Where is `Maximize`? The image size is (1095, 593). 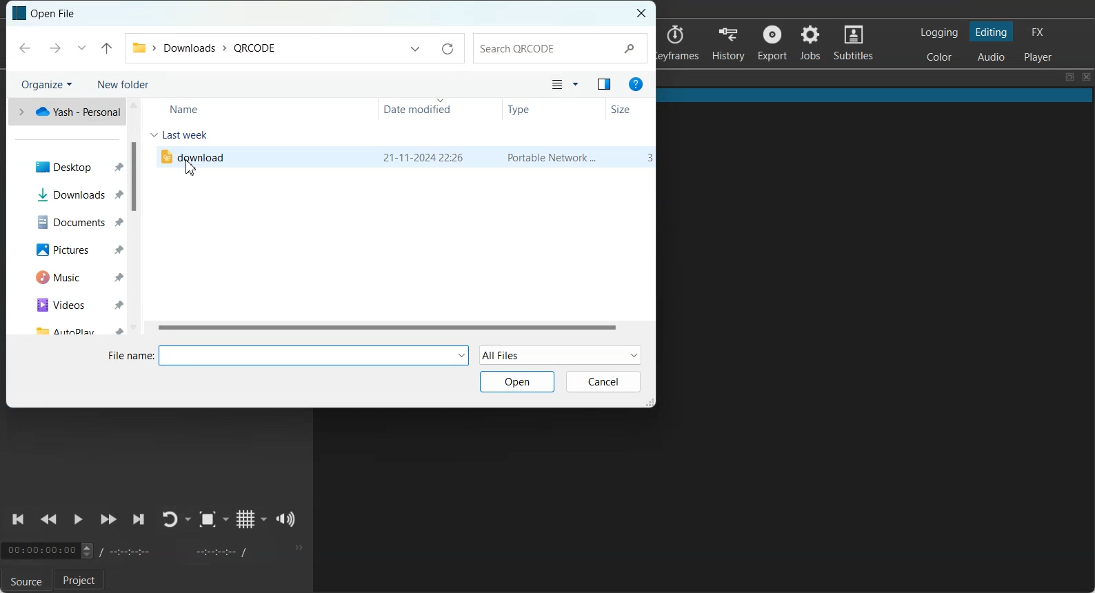 Maximize is located at coordinates (1069, 77).